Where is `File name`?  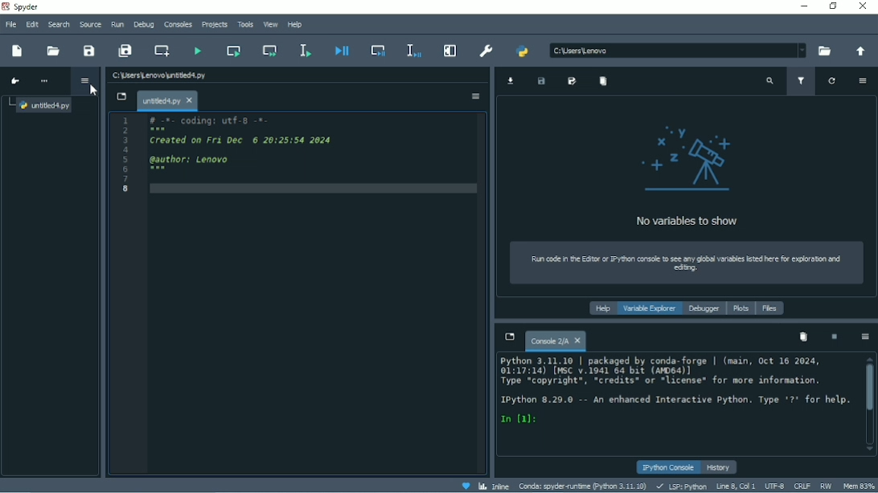 File name is located at coordinates (160, 74).